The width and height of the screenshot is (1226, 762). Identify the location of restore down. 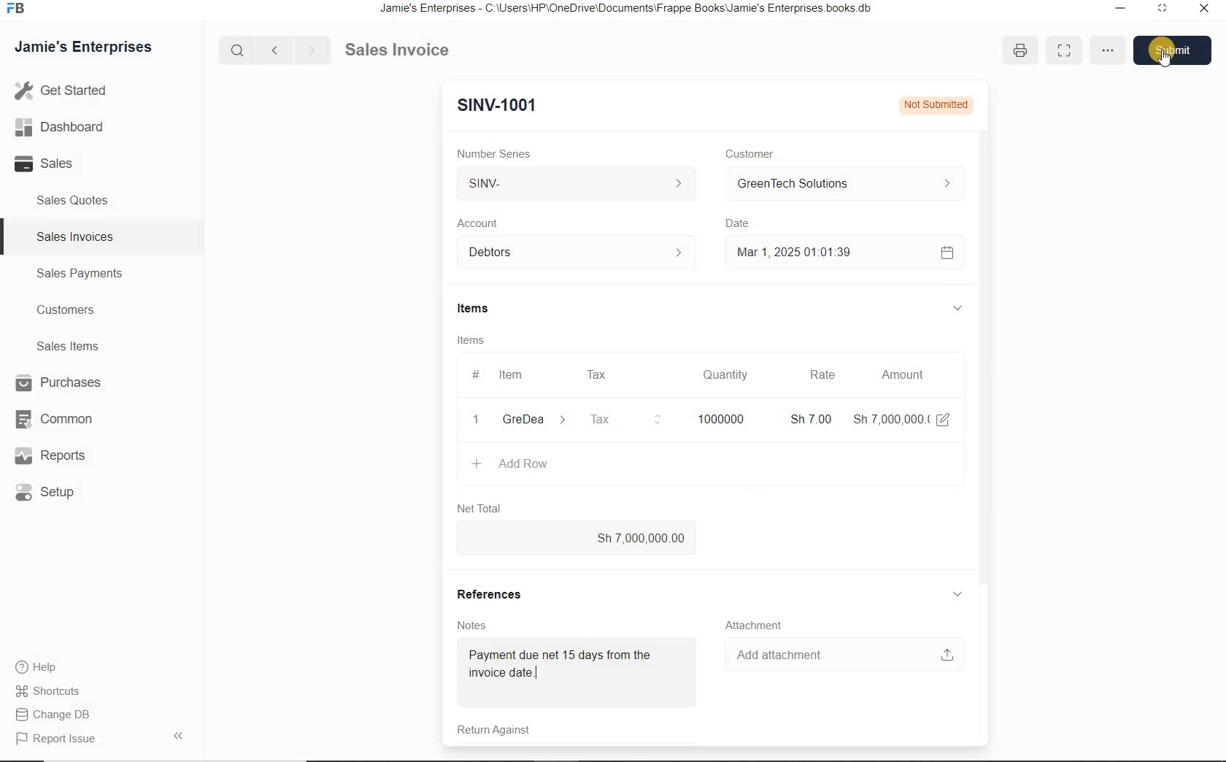
(1117, 9).